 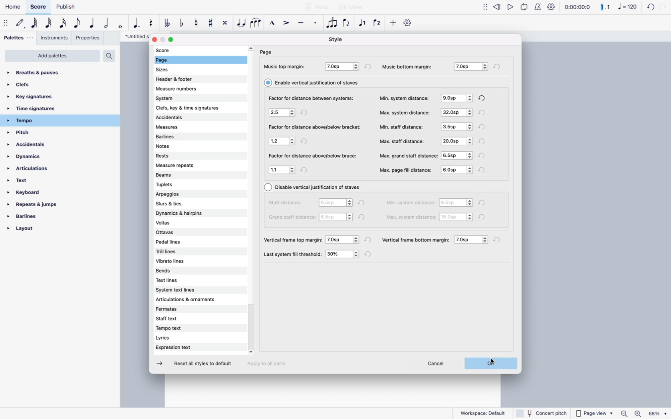 I want to click on refresh, so click(x=483, y=113).